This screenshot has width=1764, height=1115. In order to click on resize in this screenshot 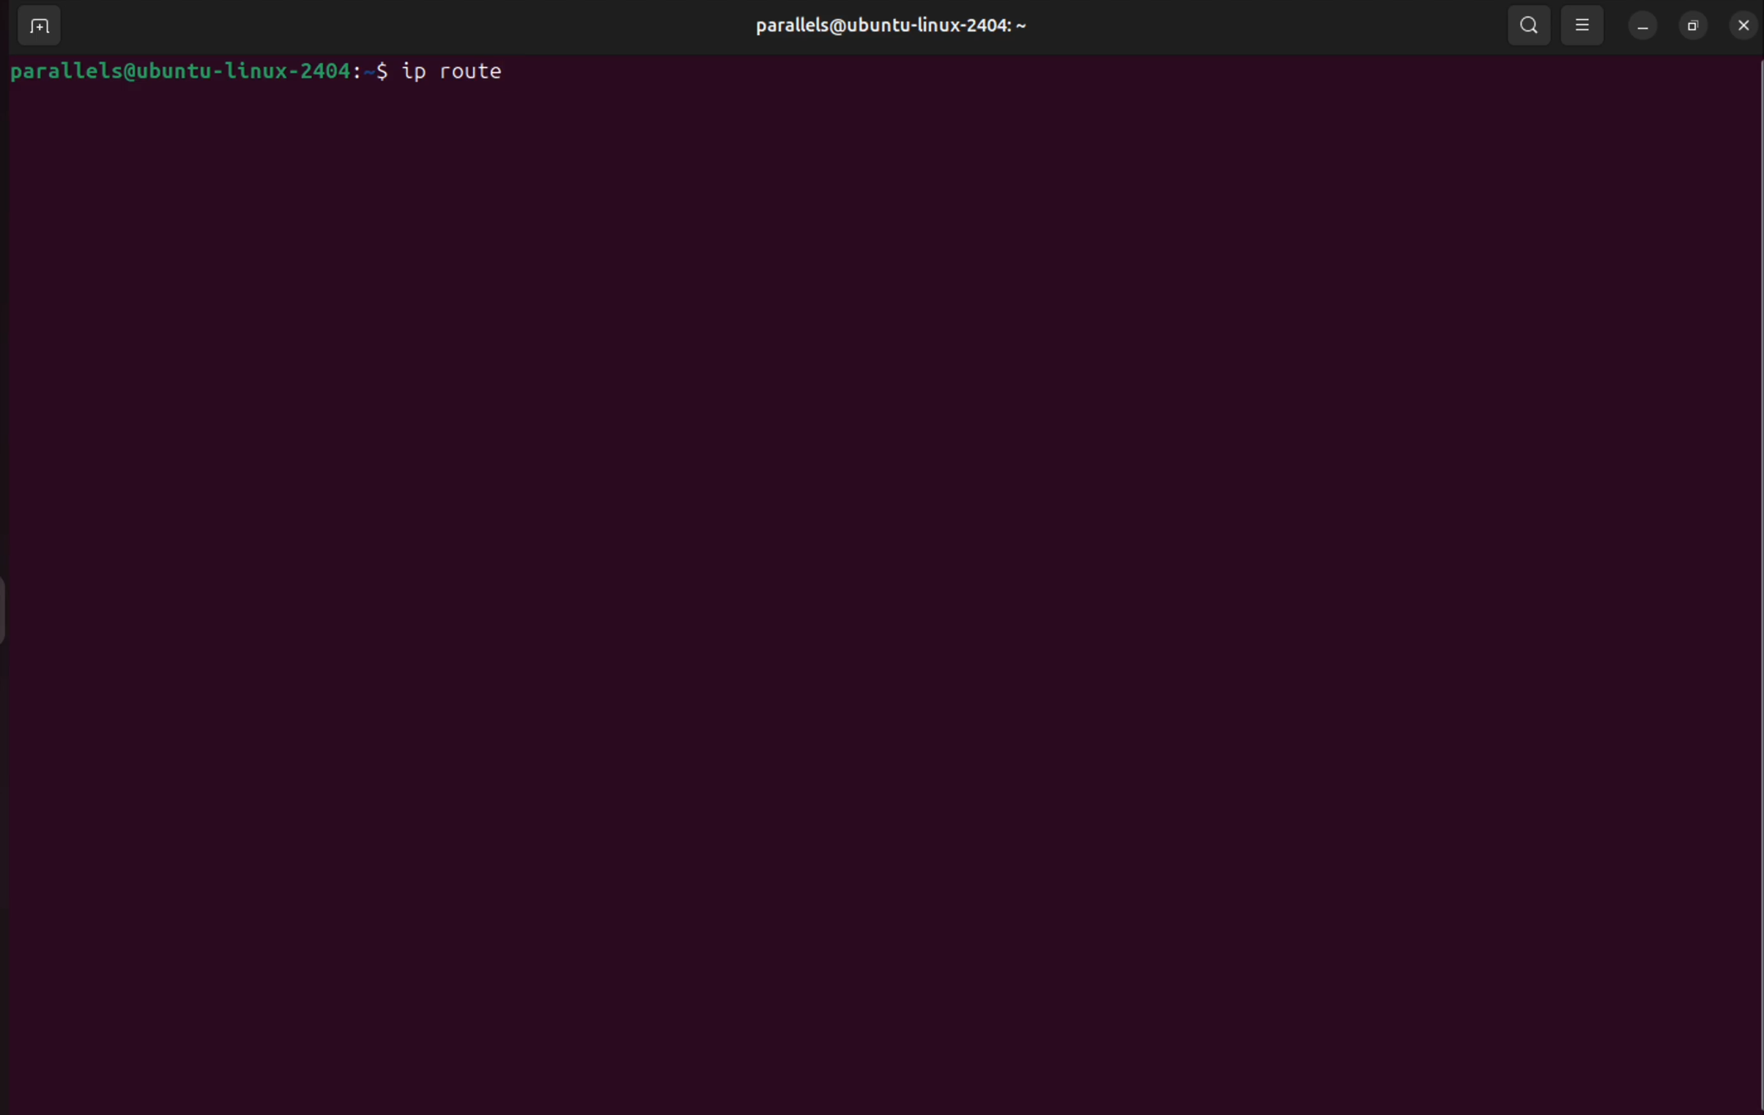, I will do `click(1693, 25)`.